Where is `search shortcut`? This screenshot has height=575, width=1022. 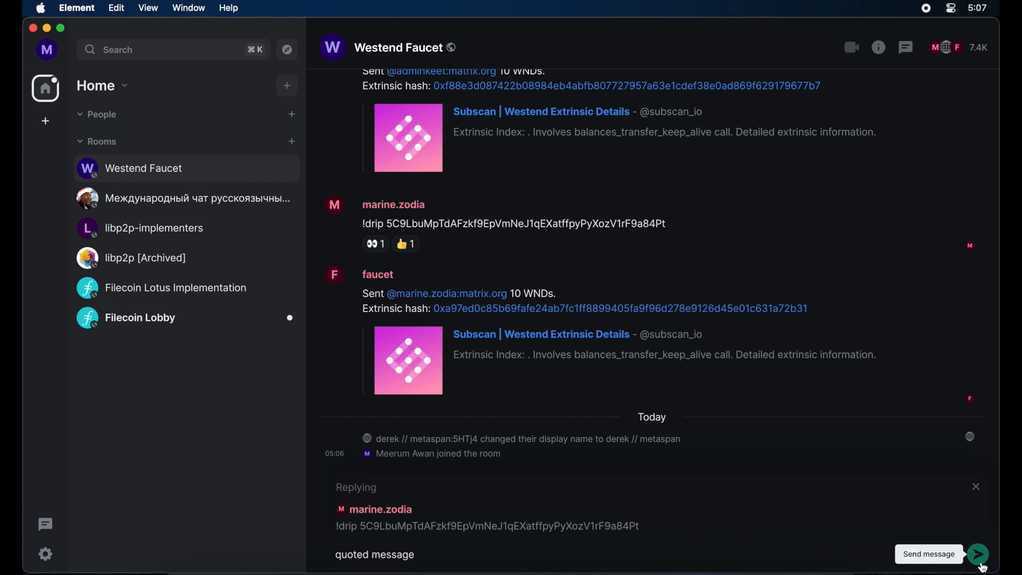
search shortcut is located at coordinates (255, 50).